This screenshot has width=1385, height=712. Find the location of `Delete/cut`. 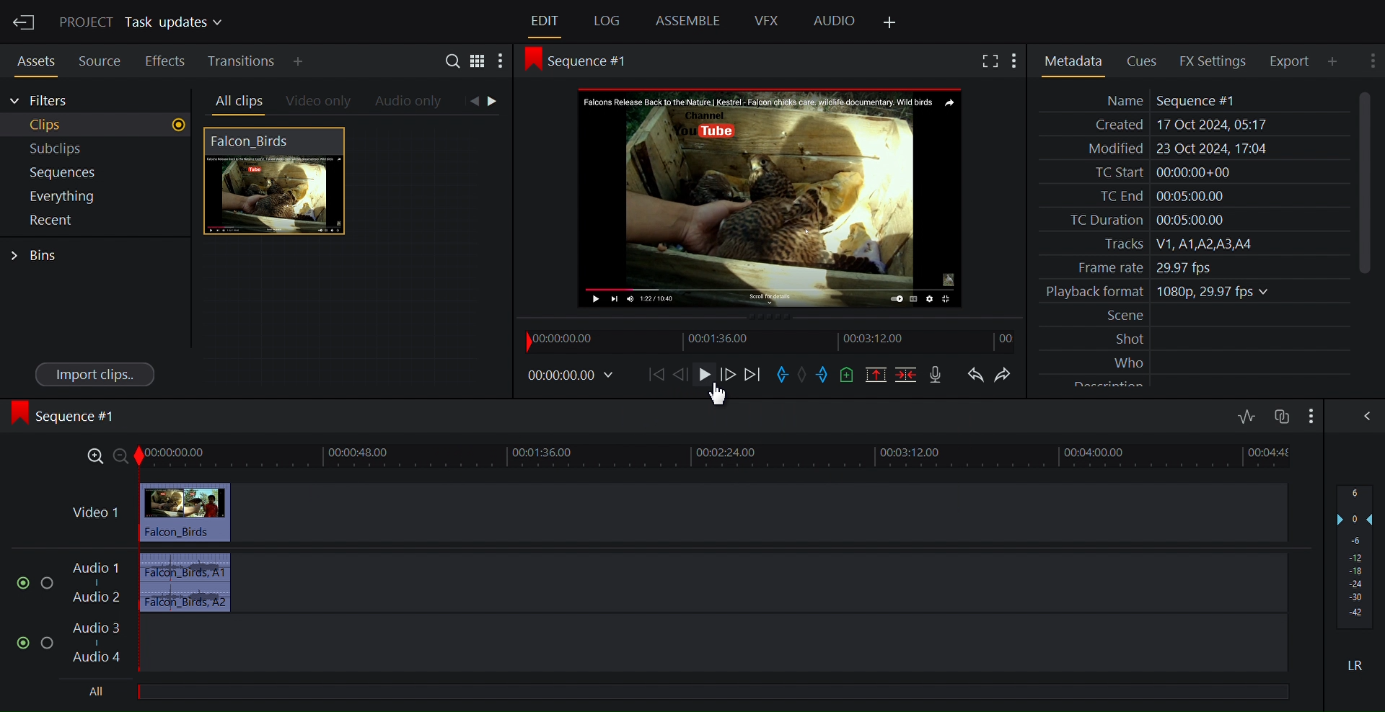

Delete/cut is located at coordinates (908, 375).